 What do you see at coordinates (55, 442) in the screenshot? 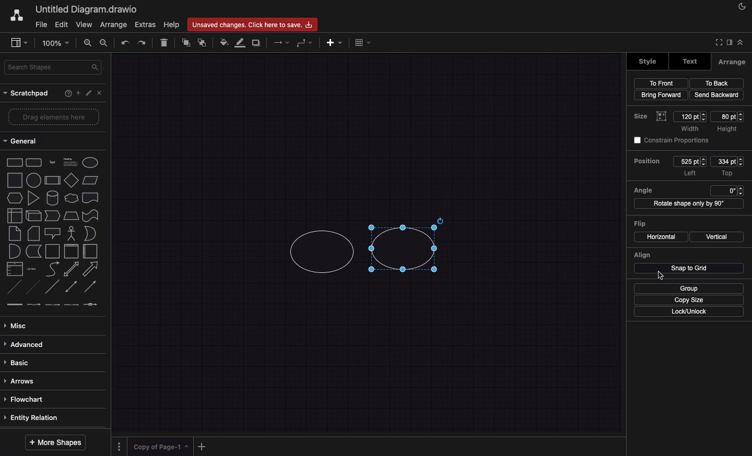
I see `more shapes` at bounding box center [55, 442].